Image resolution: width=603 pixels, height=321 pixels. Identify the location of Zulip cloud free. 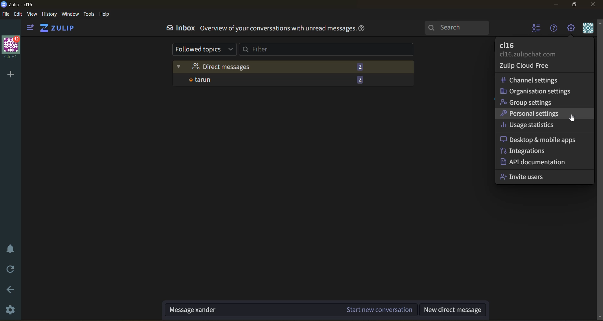
(524, 66).